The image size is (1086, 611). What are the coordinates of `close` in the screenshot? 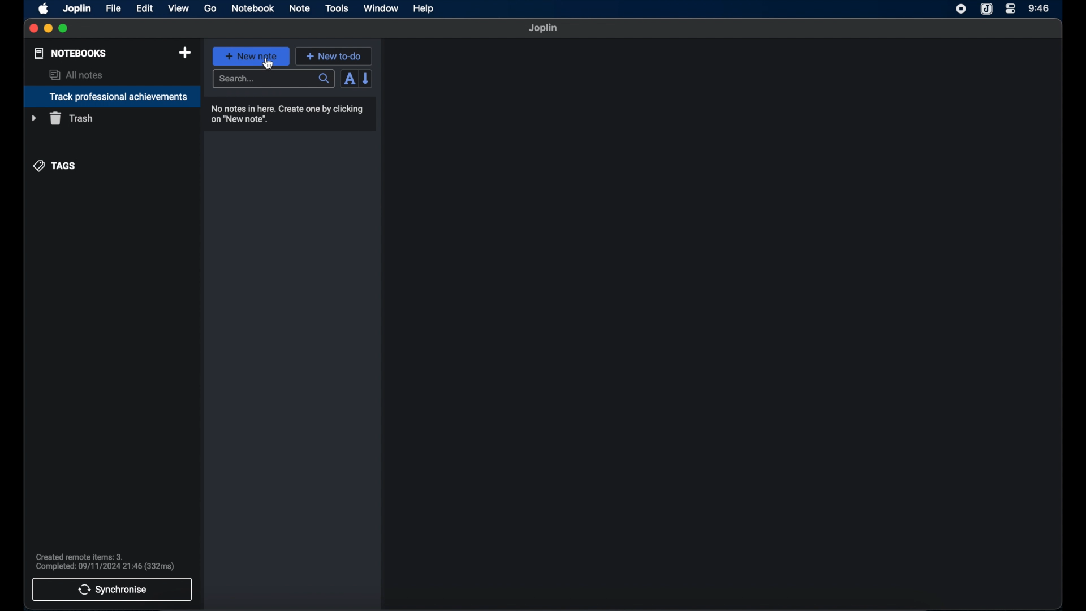 It's located at (33, 28).